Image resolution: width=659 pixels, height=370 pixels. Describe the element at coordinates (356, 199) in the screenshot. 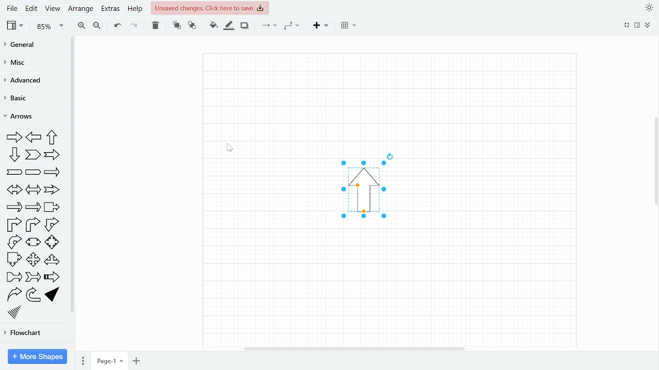

I see `Arrow up added in the canvas` at that location.